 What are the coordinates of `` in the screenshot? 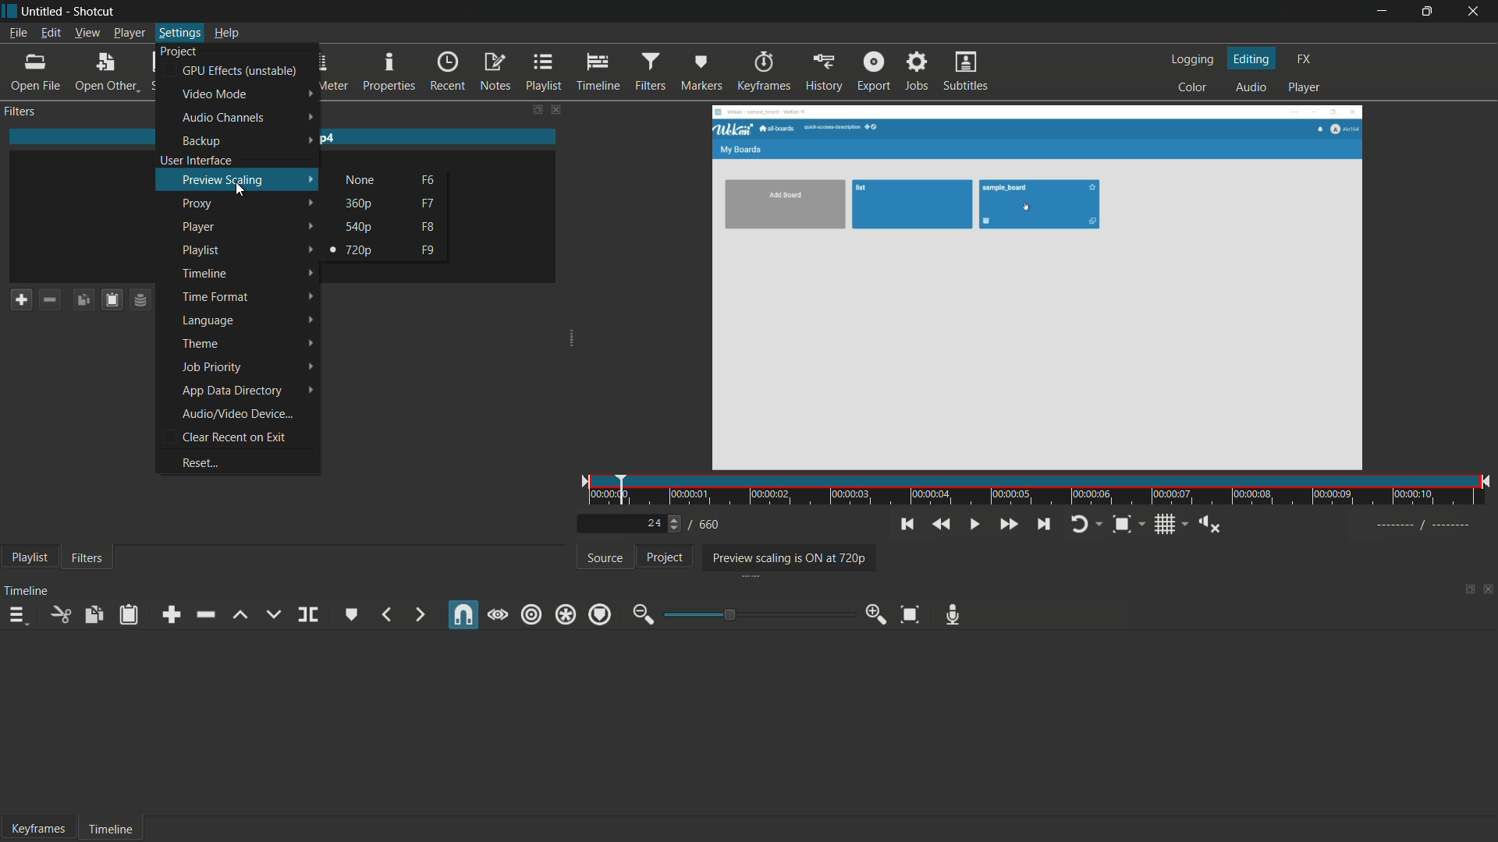 It's located at (1211, 528).